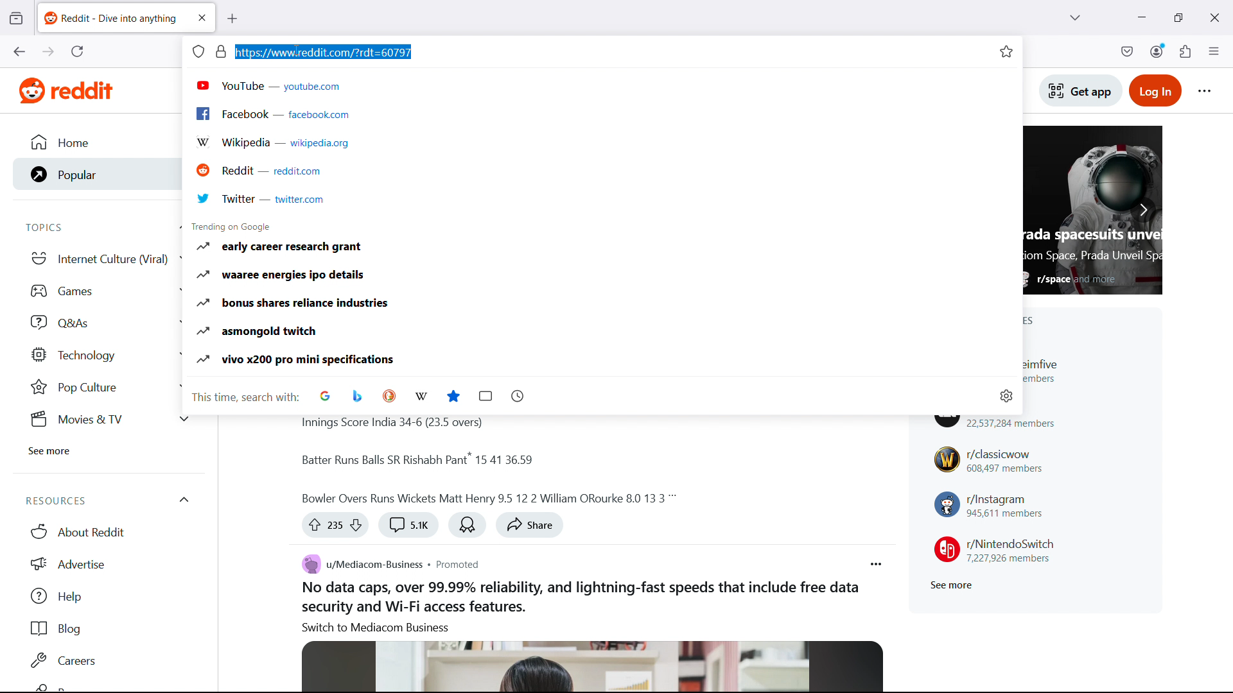 The height and width of the screenshot is (693, 1233). What do you see at coordinates (202, 17) in the screenshot?
I see `close tab` at bounding box center [202, 17].